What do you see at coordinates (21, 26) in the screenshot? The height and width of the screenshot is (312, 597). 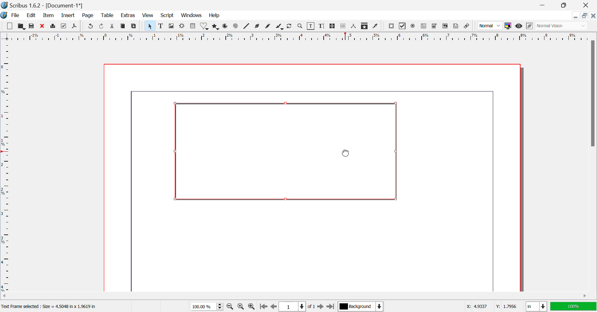 I see `Open` at bounding box center [21, 26].